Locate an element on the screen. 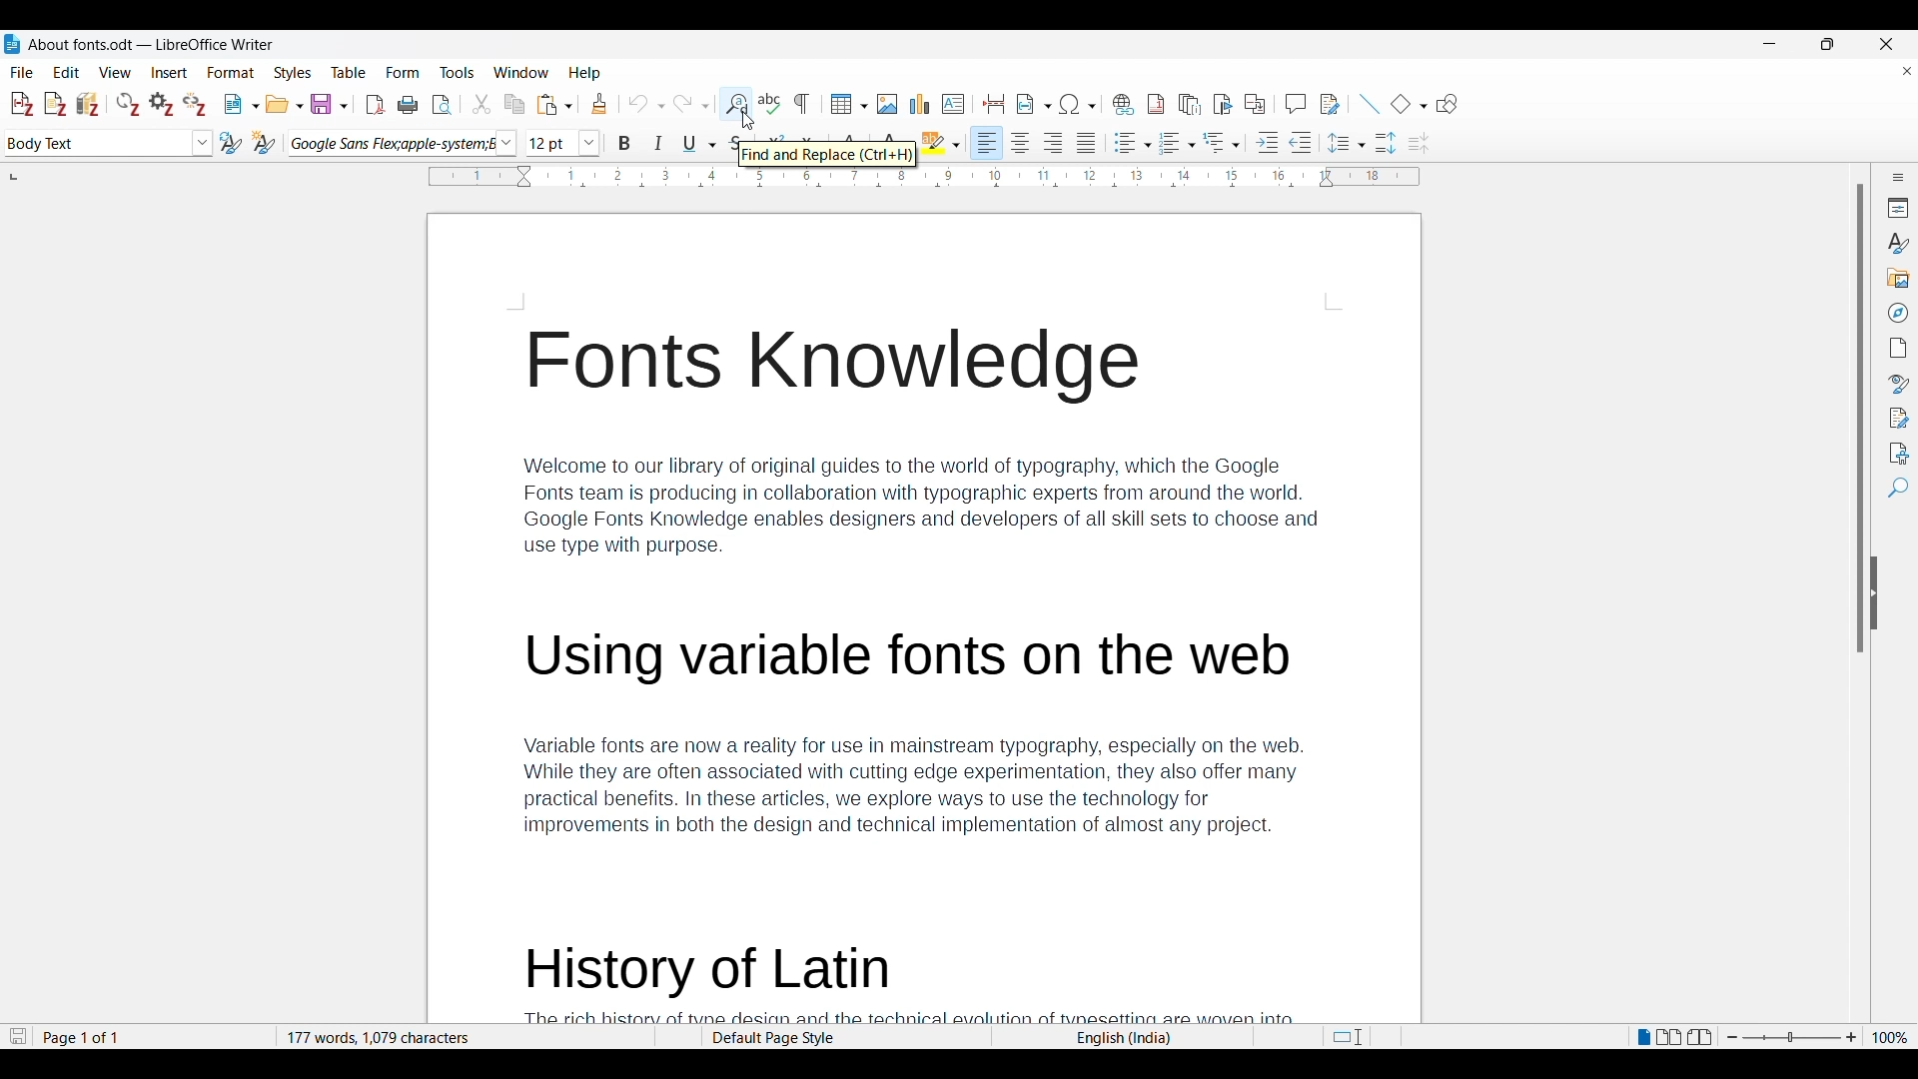 This screenshot has width=1918, height=1079. Special character options and current selection is located at coordinates (1078, 104).